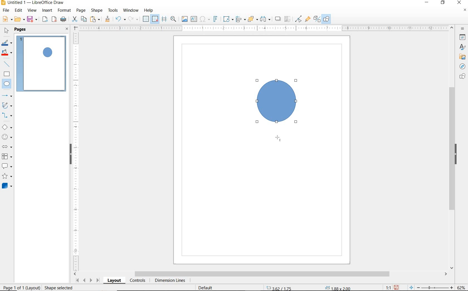 This screenshot has width=468, height=291. Describe the element at coordinates (462, 57) in the screenshot. I see `GALLERY` at that location.